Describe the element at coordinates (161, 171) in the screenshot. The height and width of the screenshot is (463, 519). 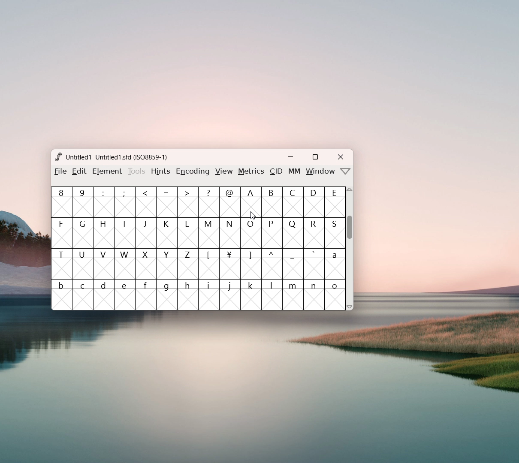
I see `hints` at that location.